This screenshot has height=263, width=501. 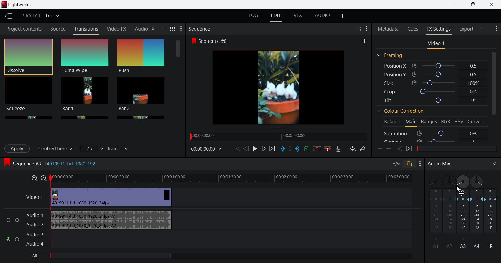 What do you see at coordinates (28, 94) in the screenshot?
I see `Squeeze` at bounding box center [28, 94].